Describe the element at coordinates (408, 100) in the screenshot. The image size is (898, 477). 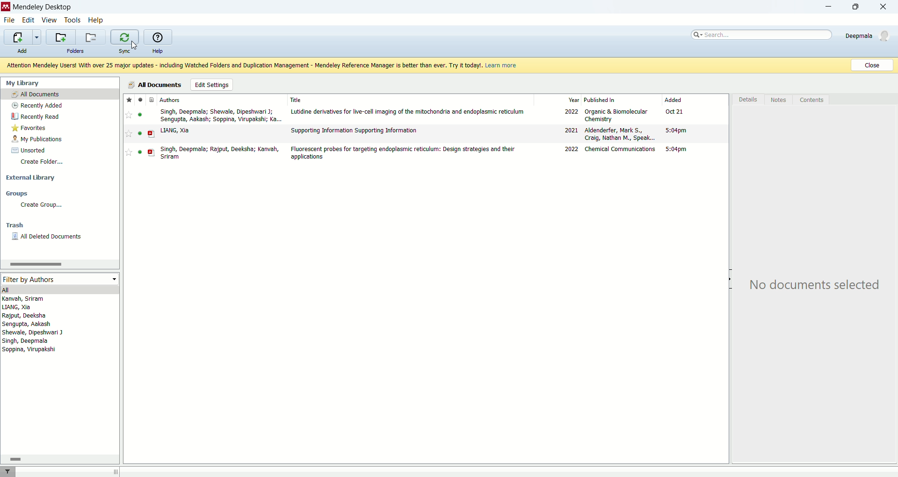
I see `title` at that location.